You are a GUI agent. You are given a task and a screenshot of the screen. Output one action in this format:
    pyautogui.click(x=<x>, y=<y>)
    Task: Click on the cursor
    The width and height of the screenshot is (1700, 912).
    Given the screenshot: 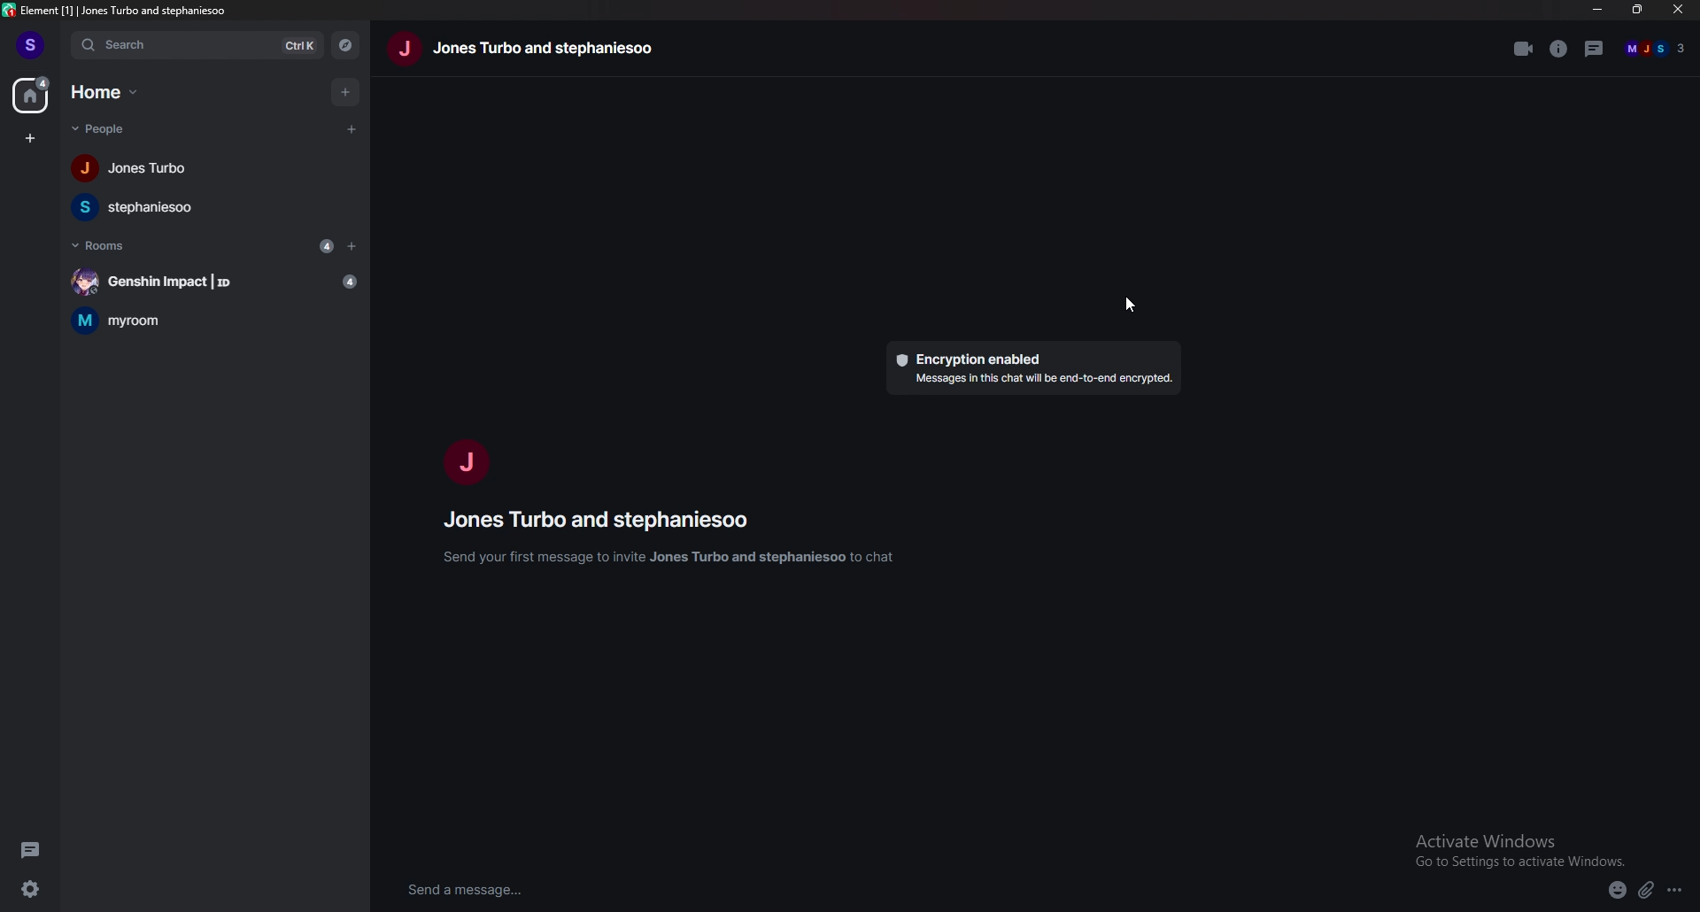 What is the action you would take?
    pyautogui.click(x=1132, y=305)
    